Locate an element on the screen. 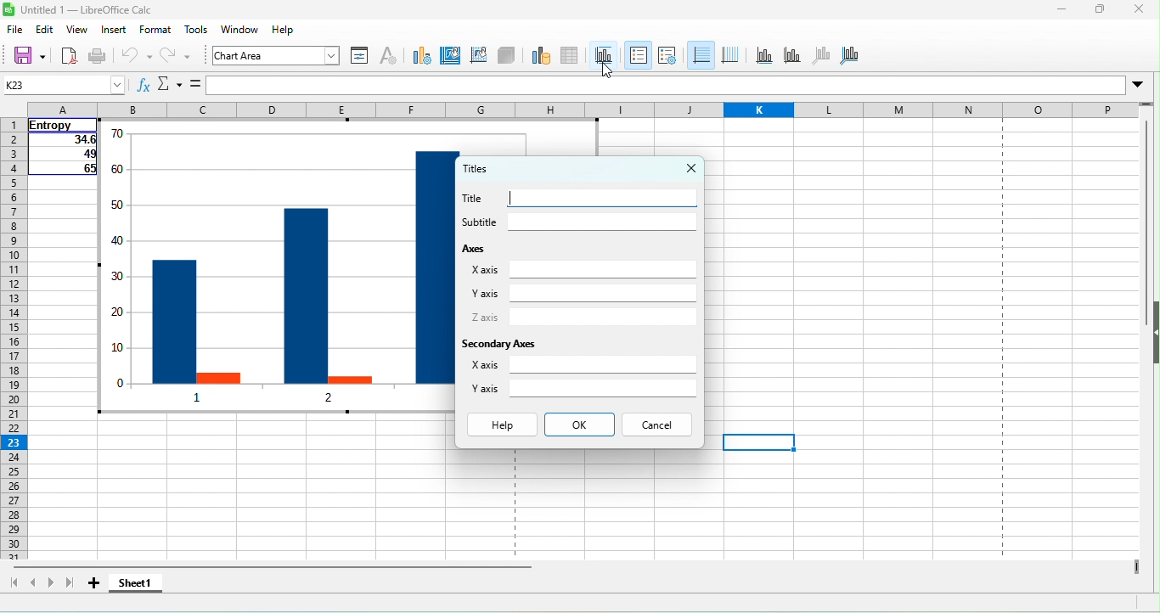 The width and height of the screenshot is (1160, 613). undo is located at coordinates (138, 58).